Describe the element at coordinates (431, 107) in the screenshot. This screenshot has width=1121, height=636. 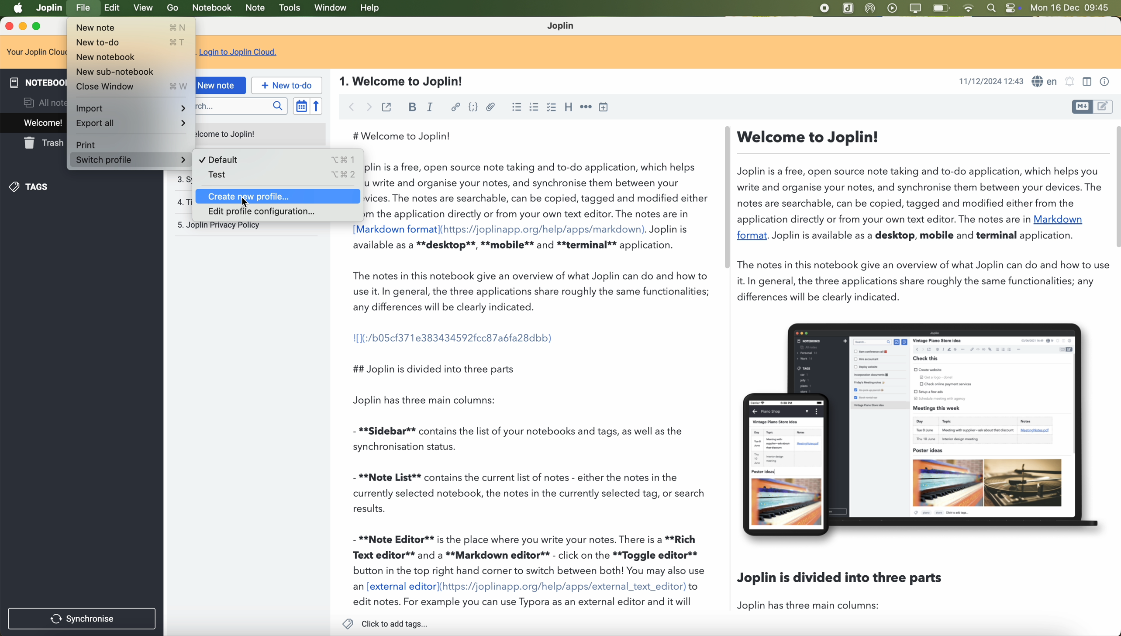
I see `italic` at that location.